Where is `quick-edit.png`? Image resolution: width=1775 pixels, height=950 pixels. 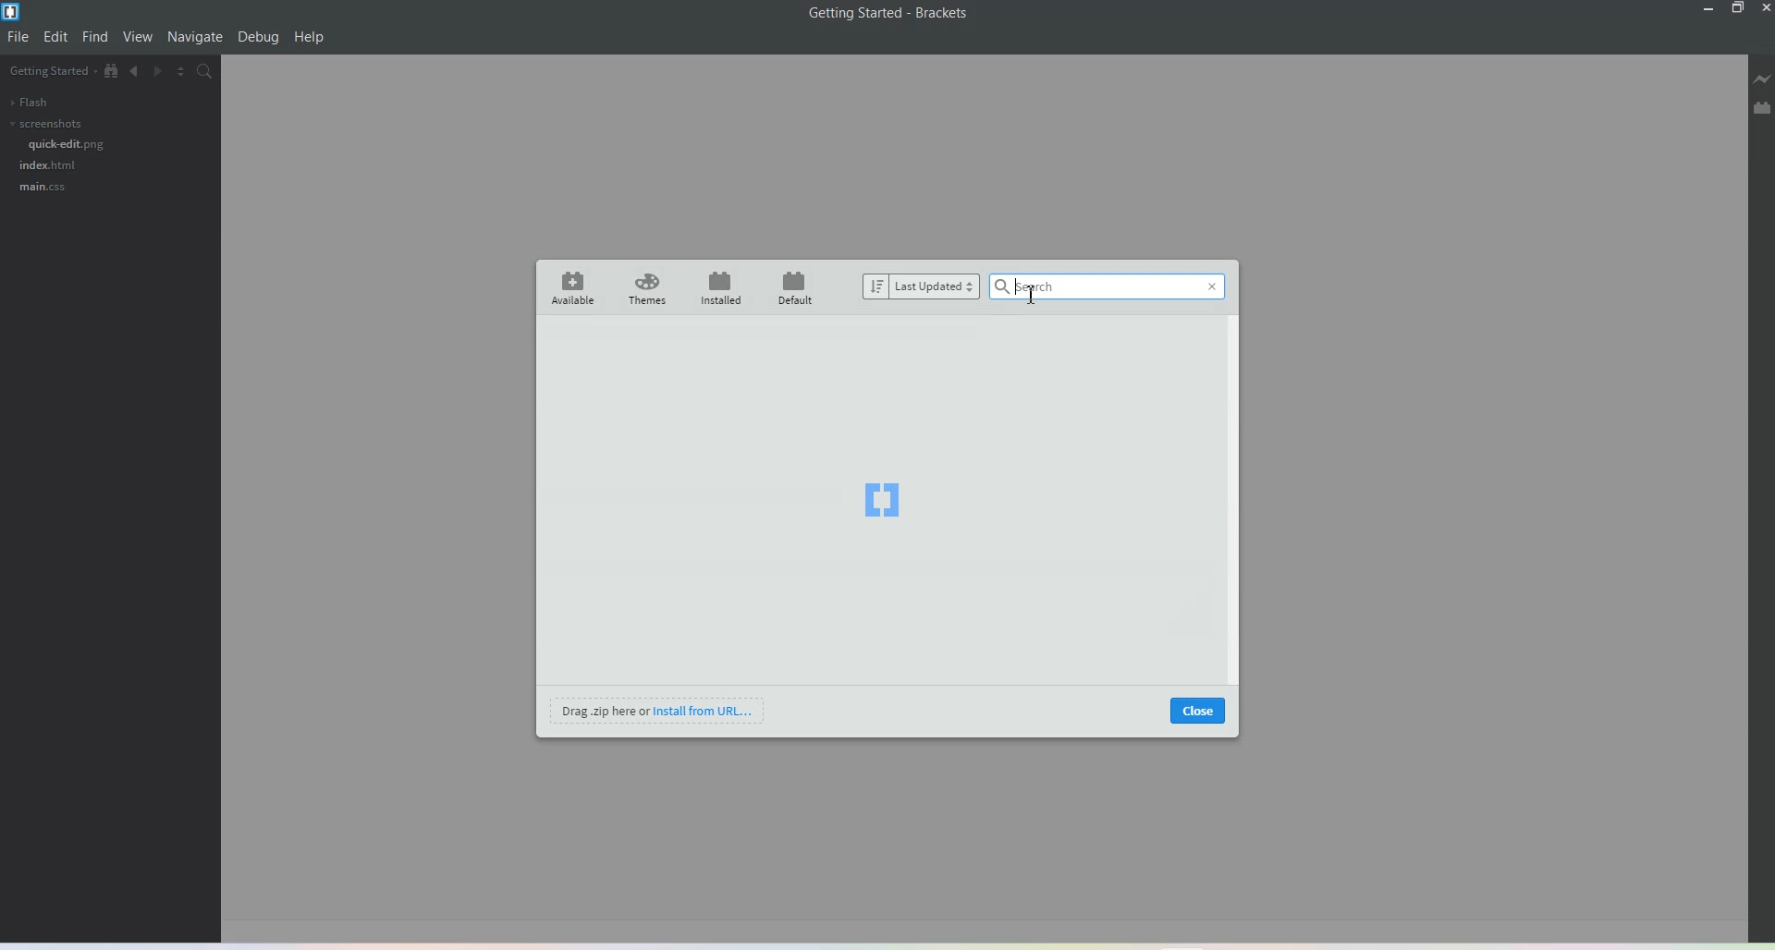
quick-edit.png is located at coordinates (67, 144).